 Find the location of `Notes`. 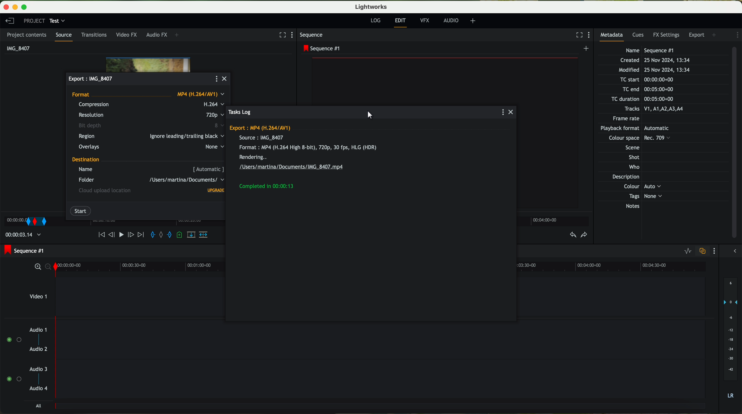

Notes is located at coordinates (640, 206).